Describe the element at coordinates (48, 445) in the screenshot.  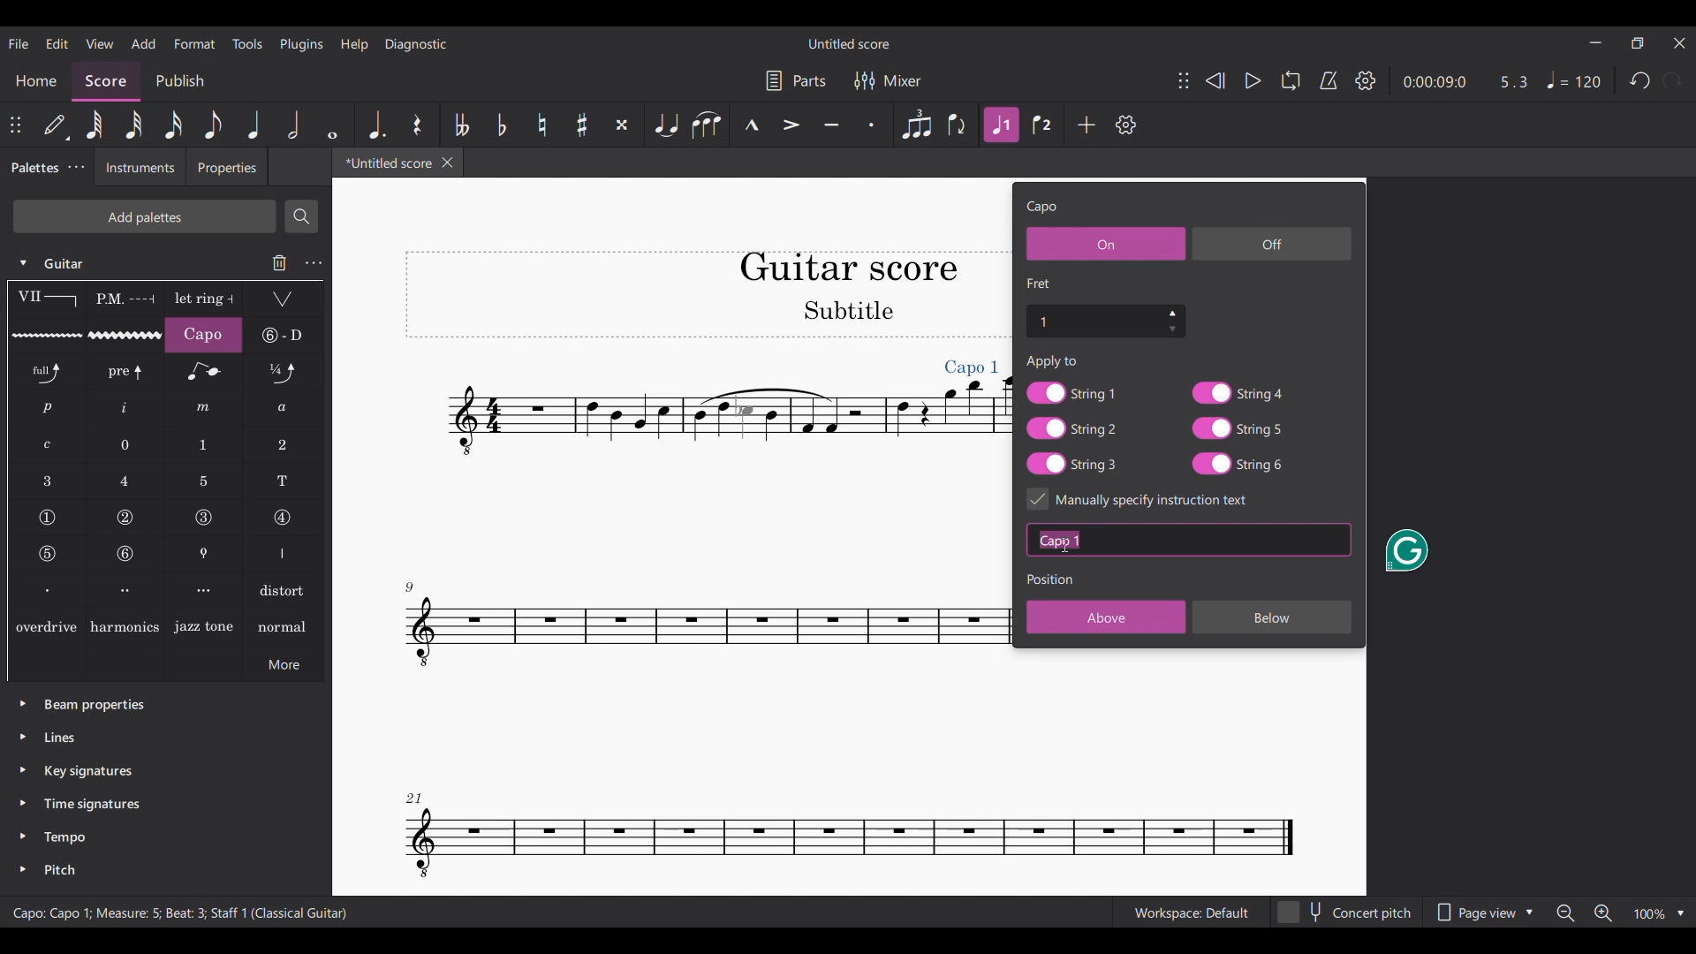
I see `RH guitar fingering c` at that location.